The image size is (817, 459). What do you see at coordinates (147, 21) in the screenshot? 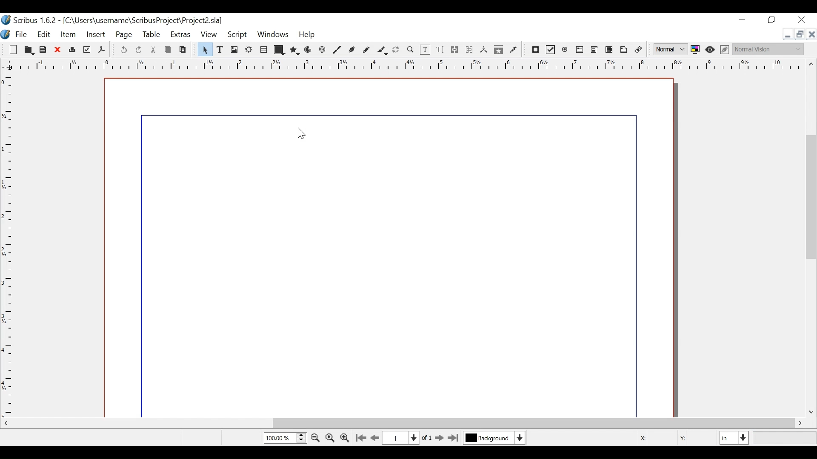
I see `File Path` at bounding box center [147, 21].